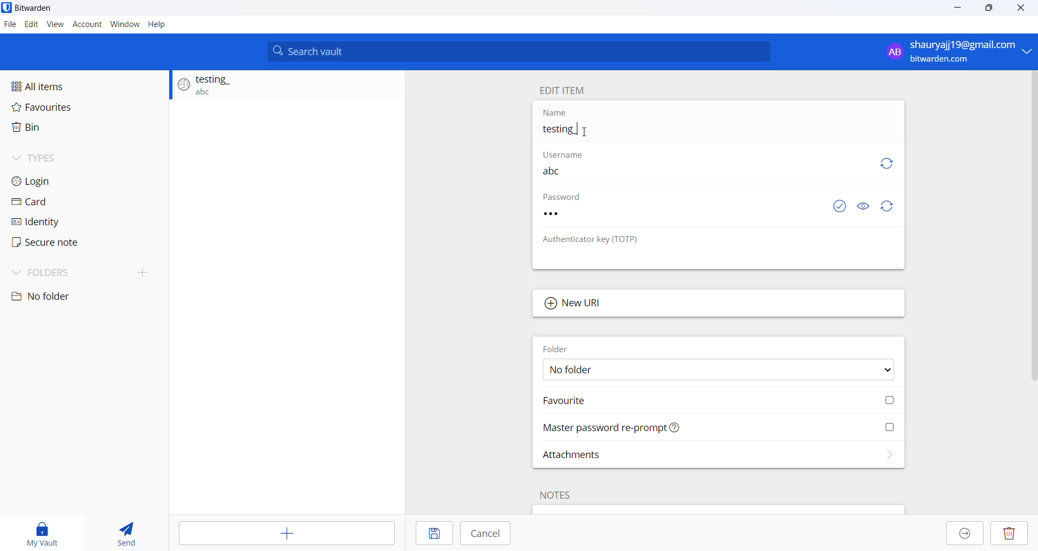  I want to click on No folder, so click(54, 298).